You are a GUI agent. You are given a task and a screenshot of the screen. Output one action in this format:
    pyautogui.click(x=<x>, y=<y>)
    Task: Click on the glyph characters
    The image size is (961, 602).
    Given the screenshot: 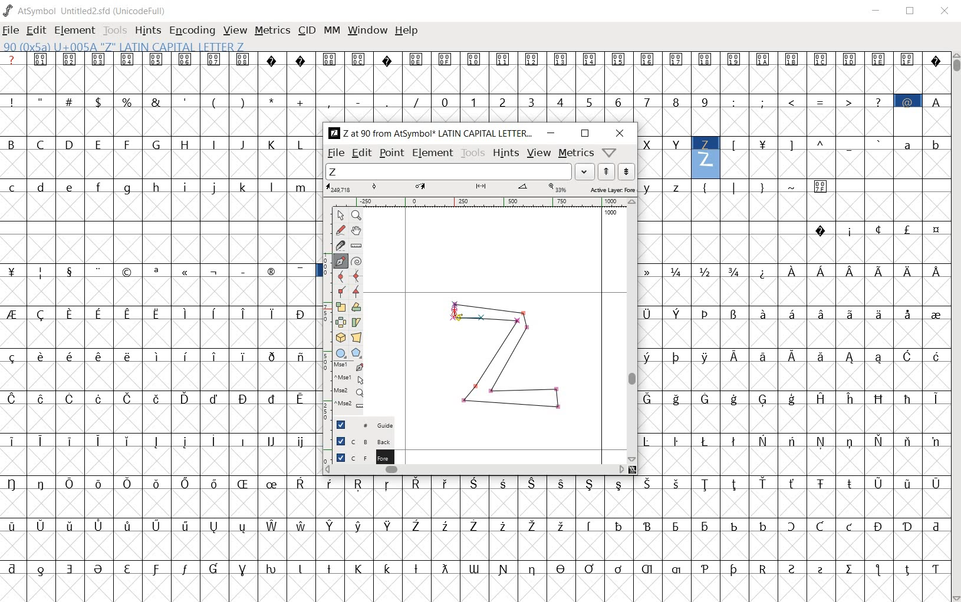 What is the action you would take?
    pyautogui.click(x=645, y=87)
    